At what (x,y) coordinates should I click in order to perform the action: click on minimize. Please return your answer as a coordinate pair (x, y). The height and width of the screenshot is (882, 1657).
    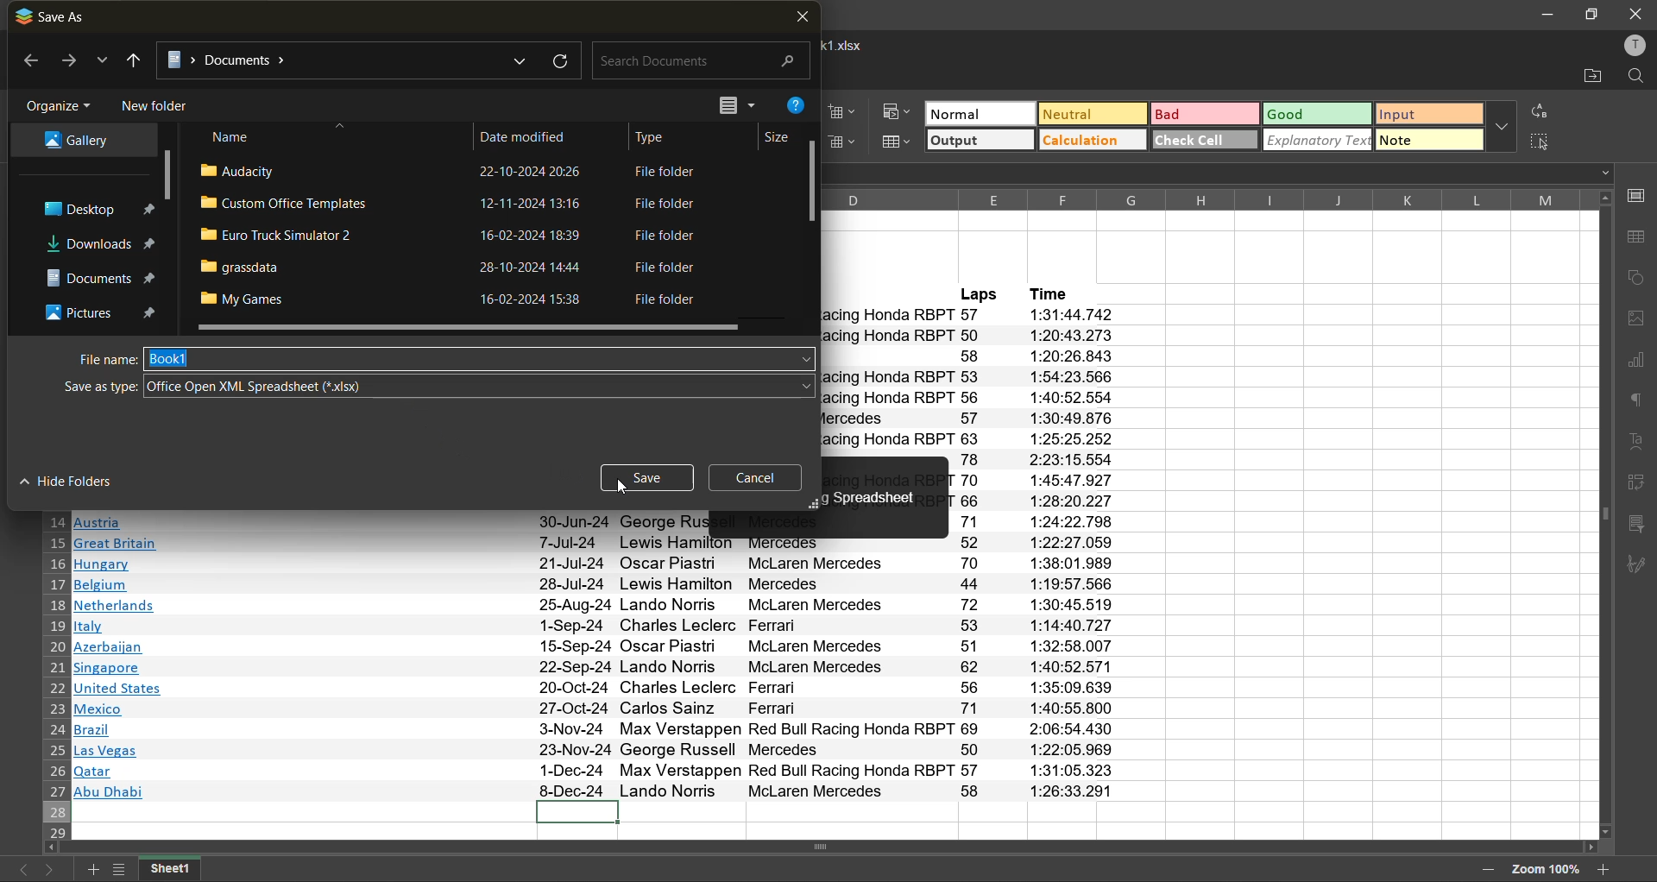
    Looking at the image, I should click on (1545, 14).